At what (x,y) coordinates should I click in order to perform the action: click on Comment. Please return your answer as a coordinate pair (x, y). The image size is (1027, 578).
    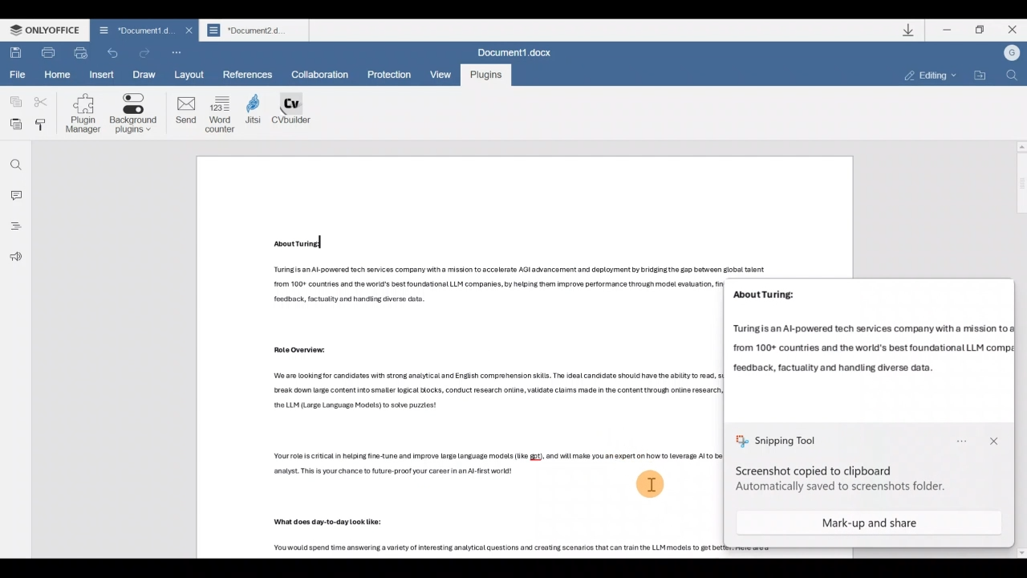
    Looking at the image, I should click on (14, 195).